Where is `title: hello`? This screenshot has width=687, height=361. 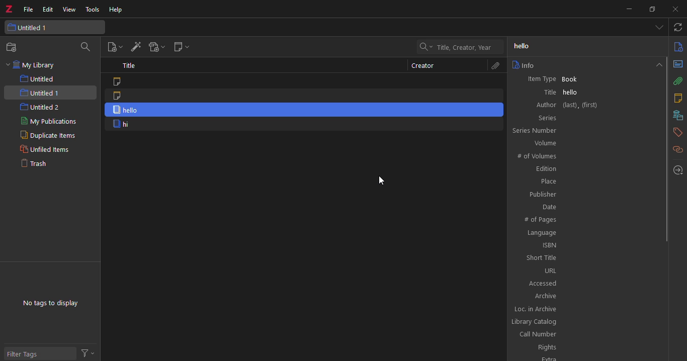 title: hello is located at coordinates (585, 92).